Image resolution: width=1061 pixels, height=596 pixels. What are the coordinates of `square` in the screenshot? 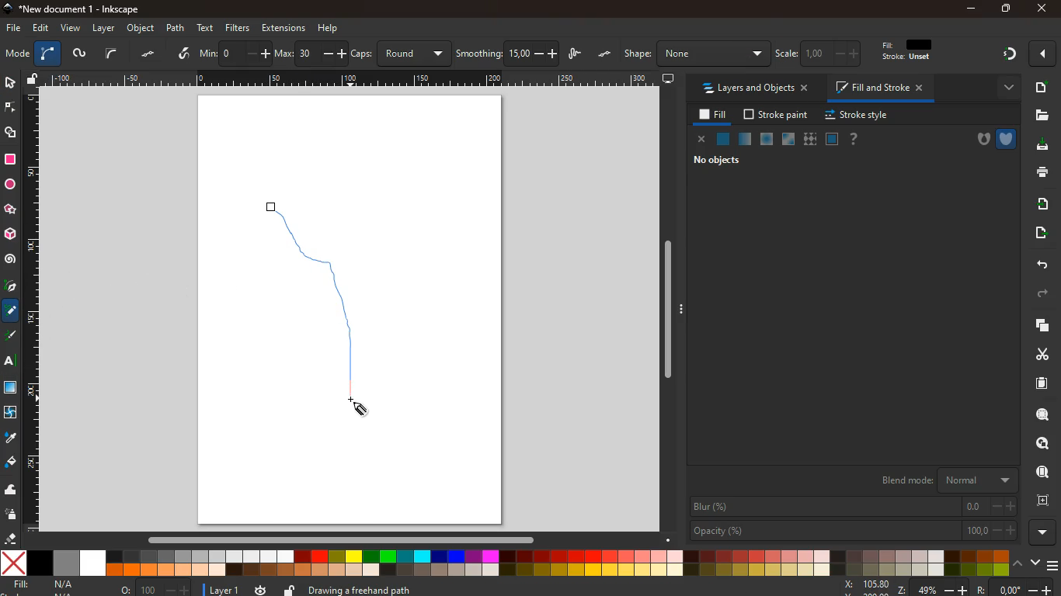 It's located at (10, 158).